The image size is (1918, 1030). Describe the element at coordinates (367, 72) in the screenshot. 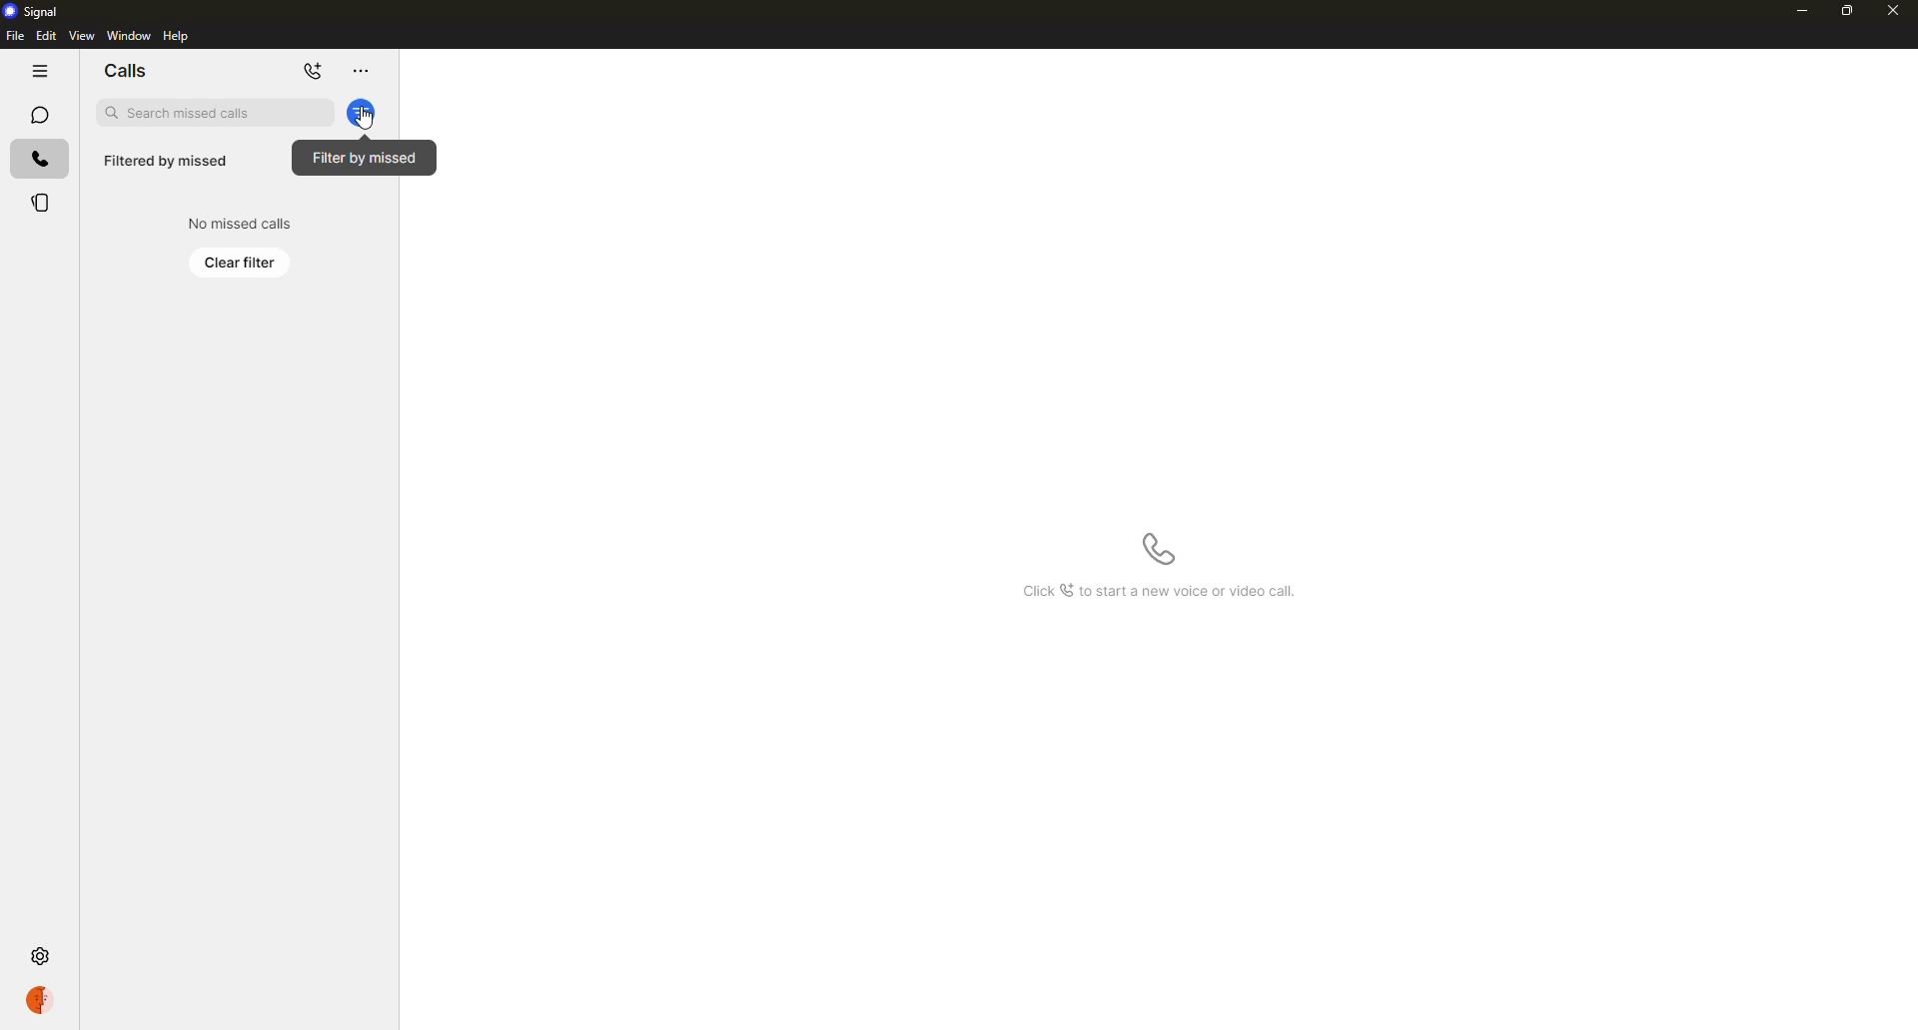

I see `more` at that location.